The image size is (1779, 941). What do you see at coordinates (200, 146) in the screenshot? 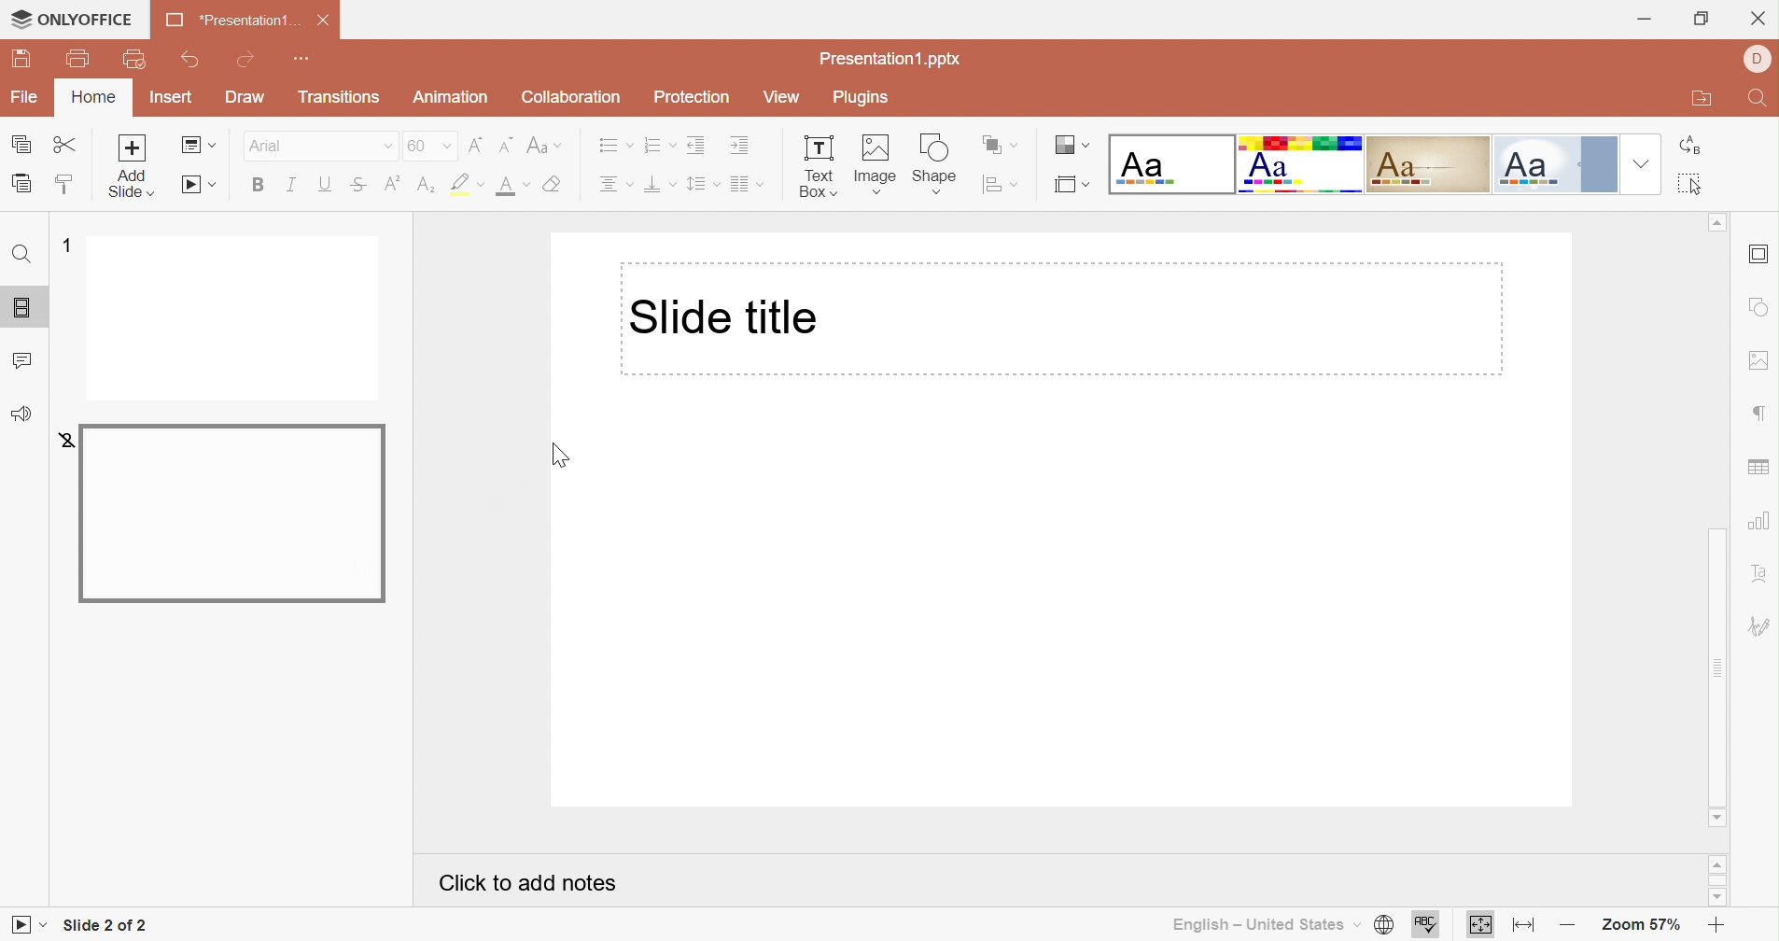
I see `Change slide layout` at bounding box center [200, 146].